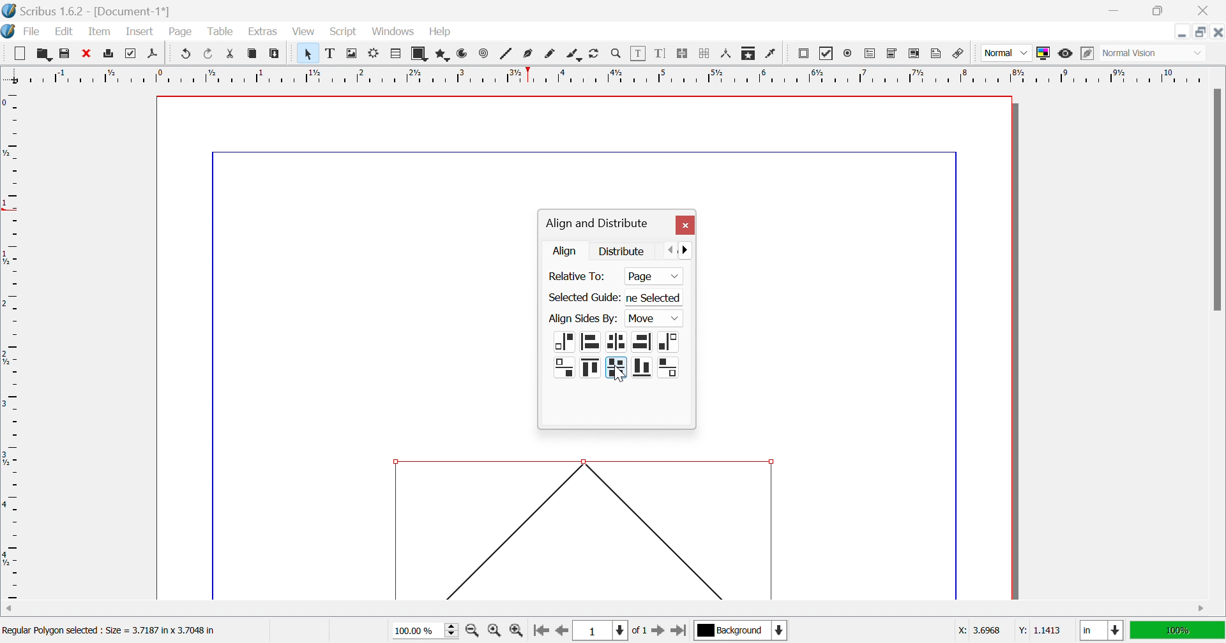 Image resolution: width=1226 pixels, height=643 pixels. I want to click on x: 3.6968, so click(981, 630).